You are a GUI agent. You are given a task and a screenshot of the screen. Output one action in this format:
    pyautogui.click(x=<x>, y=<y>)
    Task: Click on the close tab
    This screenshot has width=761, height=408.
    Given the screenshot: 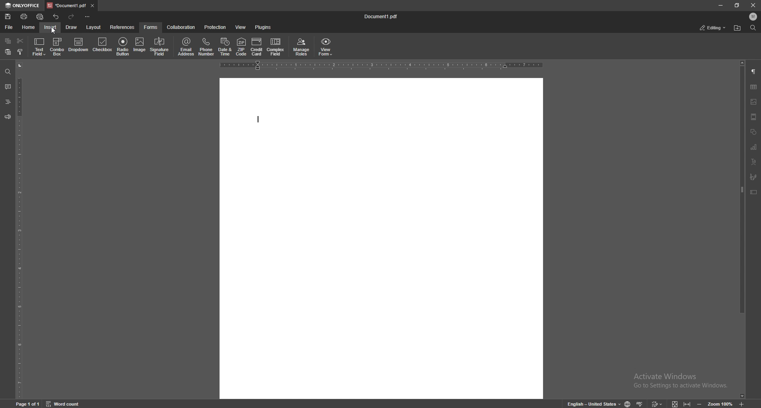 What is the action you would take?
    pyautogui.click(x=93, y=5)
    